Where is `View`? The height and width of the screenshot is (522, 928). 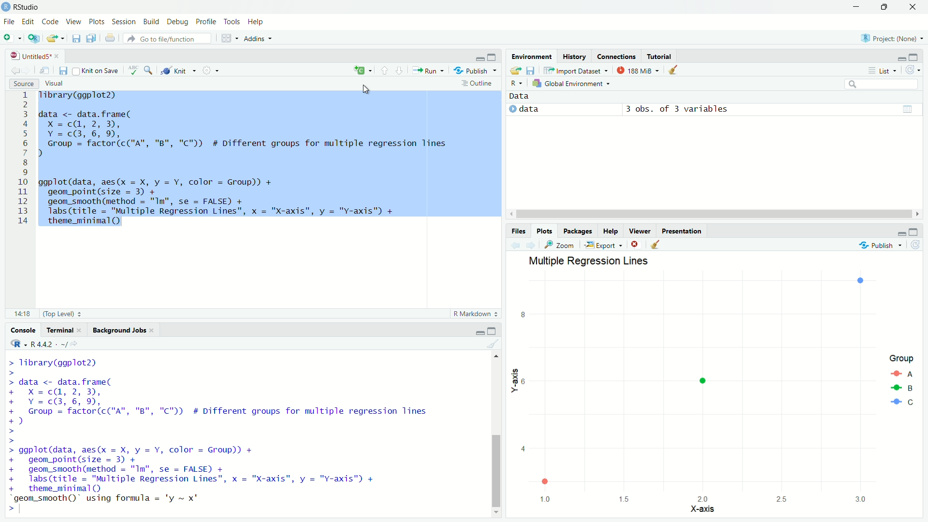
View is located at coordinates (73, 22).